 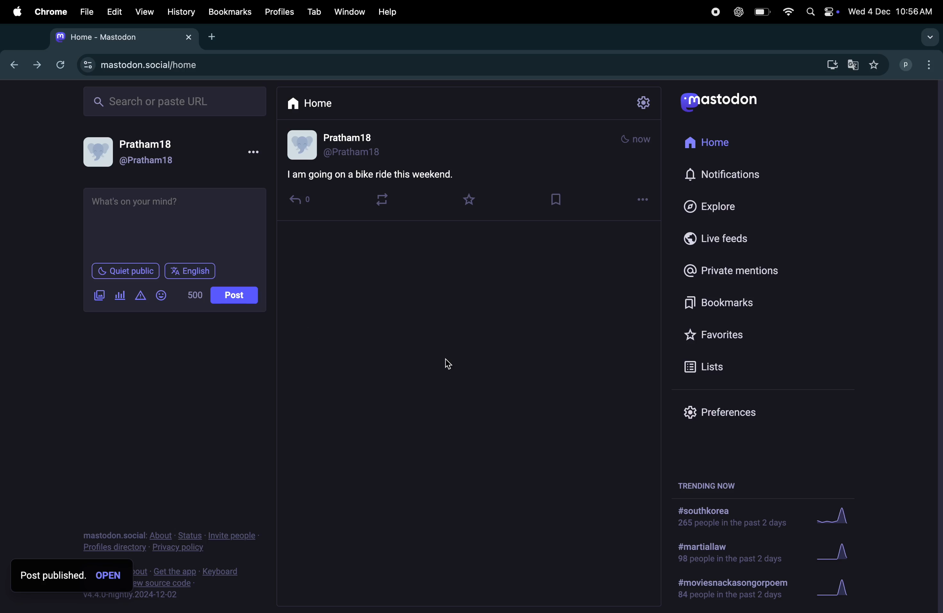 What do you see at coordinates (175, 100) in the screenshot?
I see `Search bar` at bounding box center [175, 100].